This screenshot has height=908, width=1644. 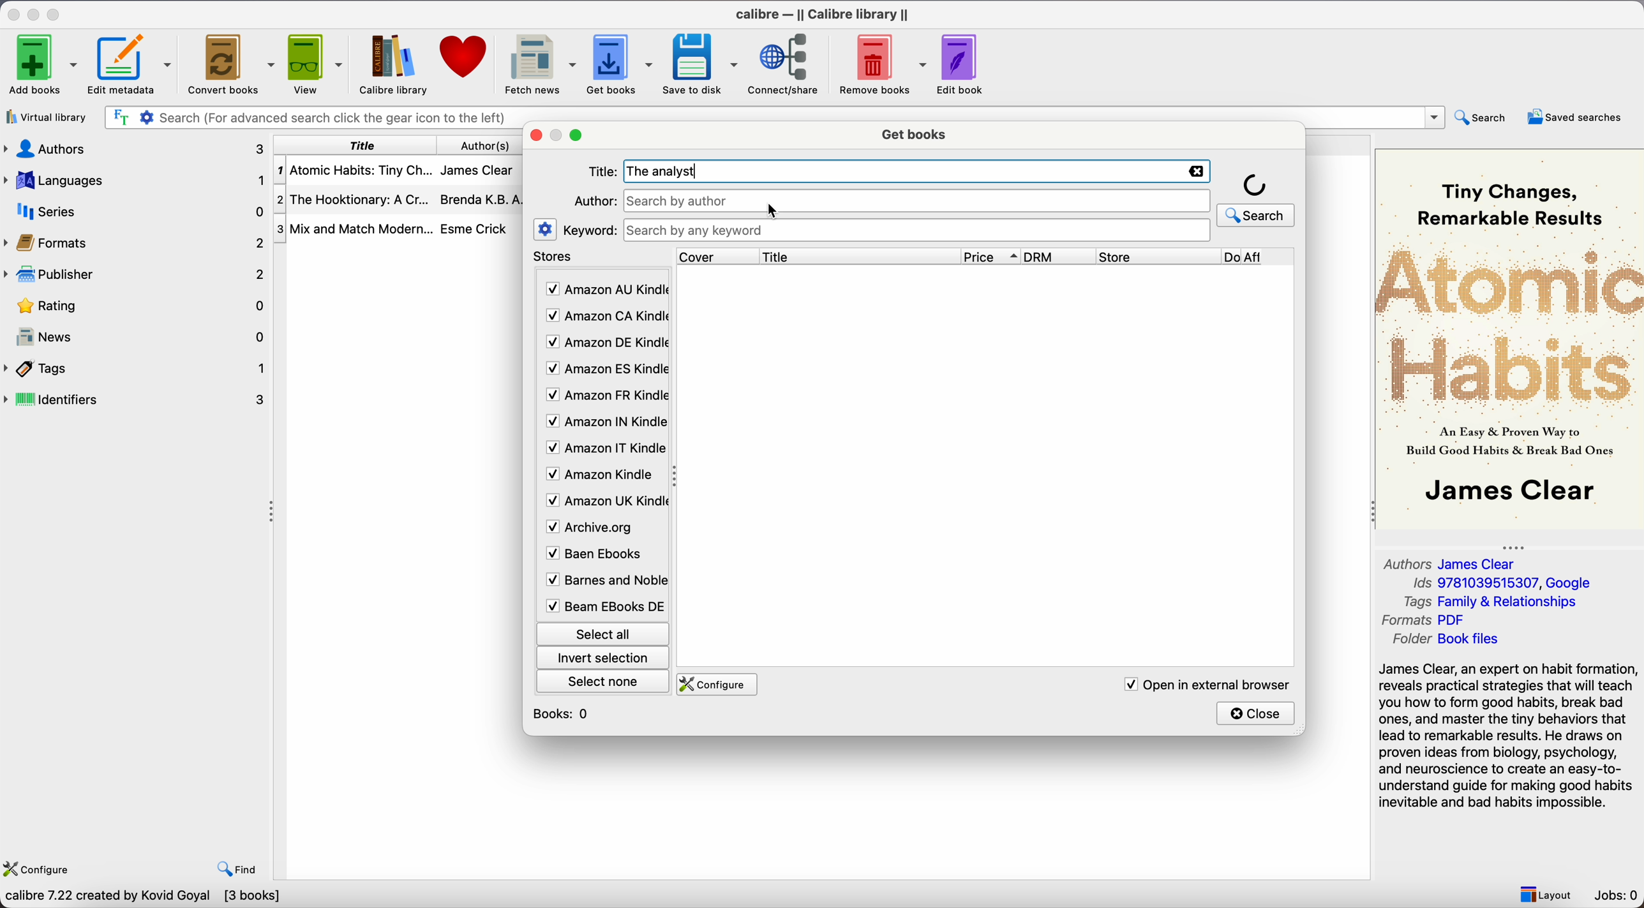 I want to click on Beam Ebooks DE, so click(x=603, y=606).